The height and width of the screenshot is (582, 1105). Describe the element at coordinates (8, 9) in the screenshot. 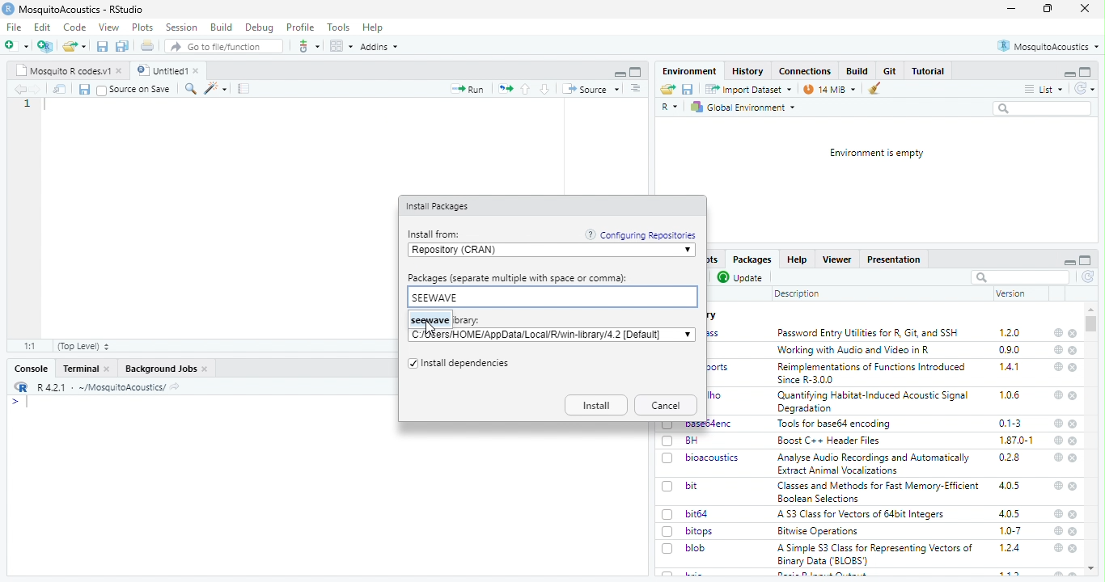

I see `logo` at that location.